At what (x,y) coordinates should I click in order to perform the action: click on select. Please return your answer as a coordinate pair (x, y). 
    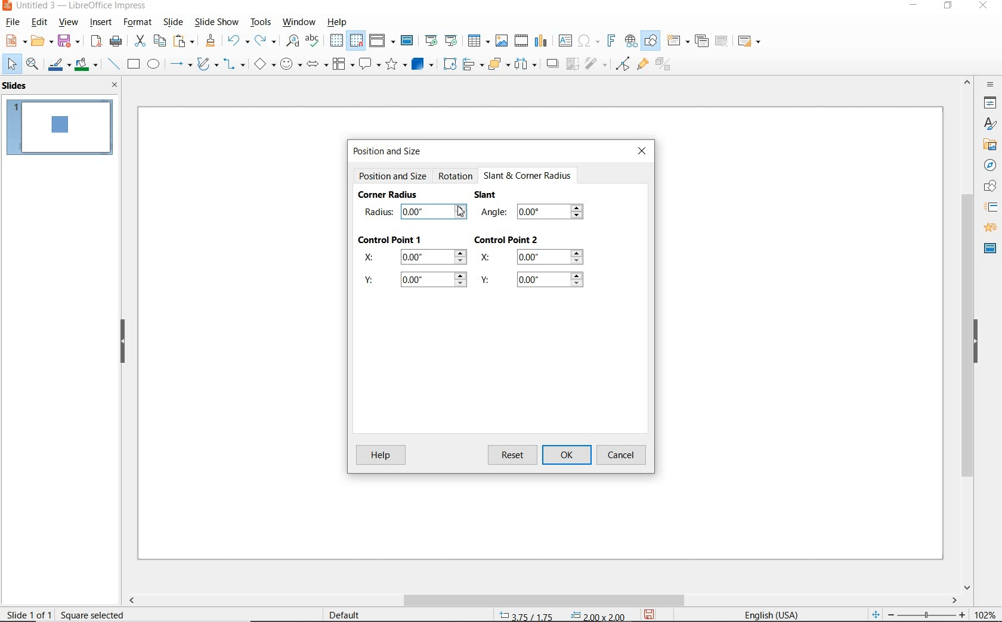
    Looking at the image, I should click on (10, 65).